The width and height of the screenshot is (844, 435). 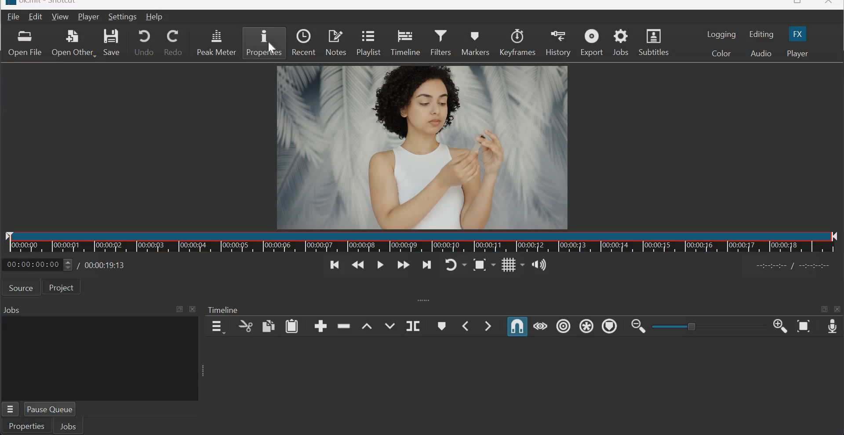 I want to click on Save, so click(x=113, y=42).